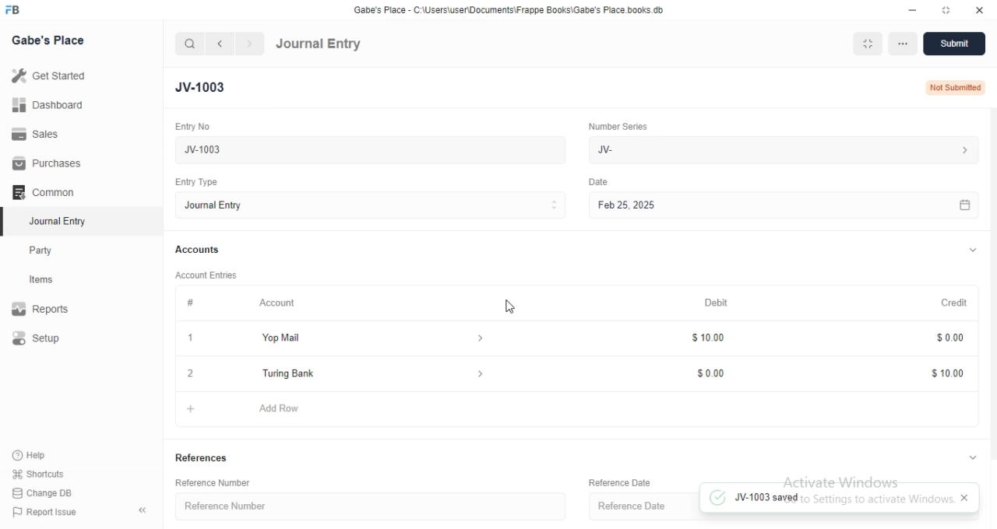 This screenshot has width=997, height=529. I want to click on + Add Row, so click(581, 409).